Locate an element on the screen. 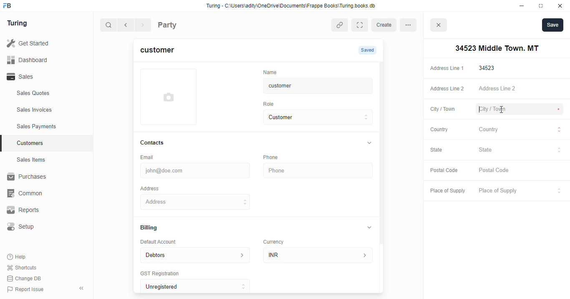  Expand is located at coordinates (361, 25).